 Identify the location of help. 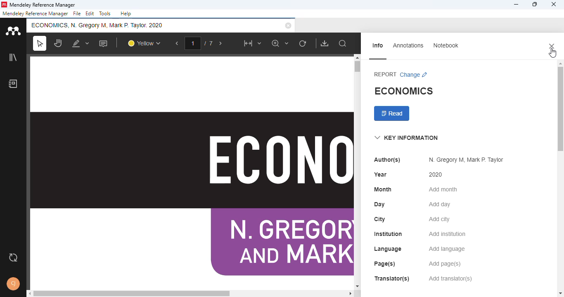
(126, 14).